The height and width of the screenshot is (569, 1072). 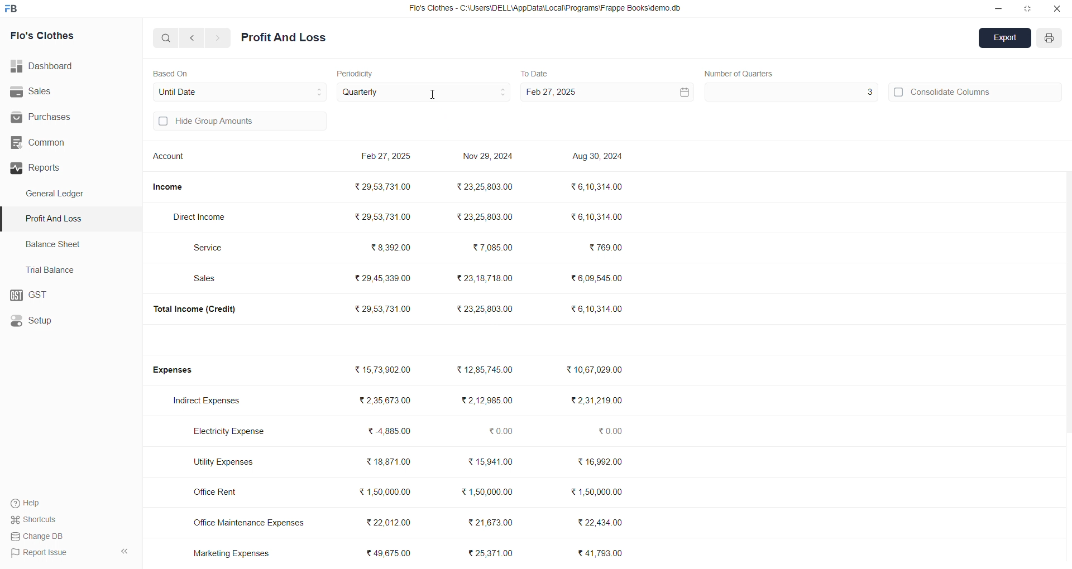 What do you see at coordinates (64, 92) in the screenshot?
I see `Sales` at bounding box center [64, 92].